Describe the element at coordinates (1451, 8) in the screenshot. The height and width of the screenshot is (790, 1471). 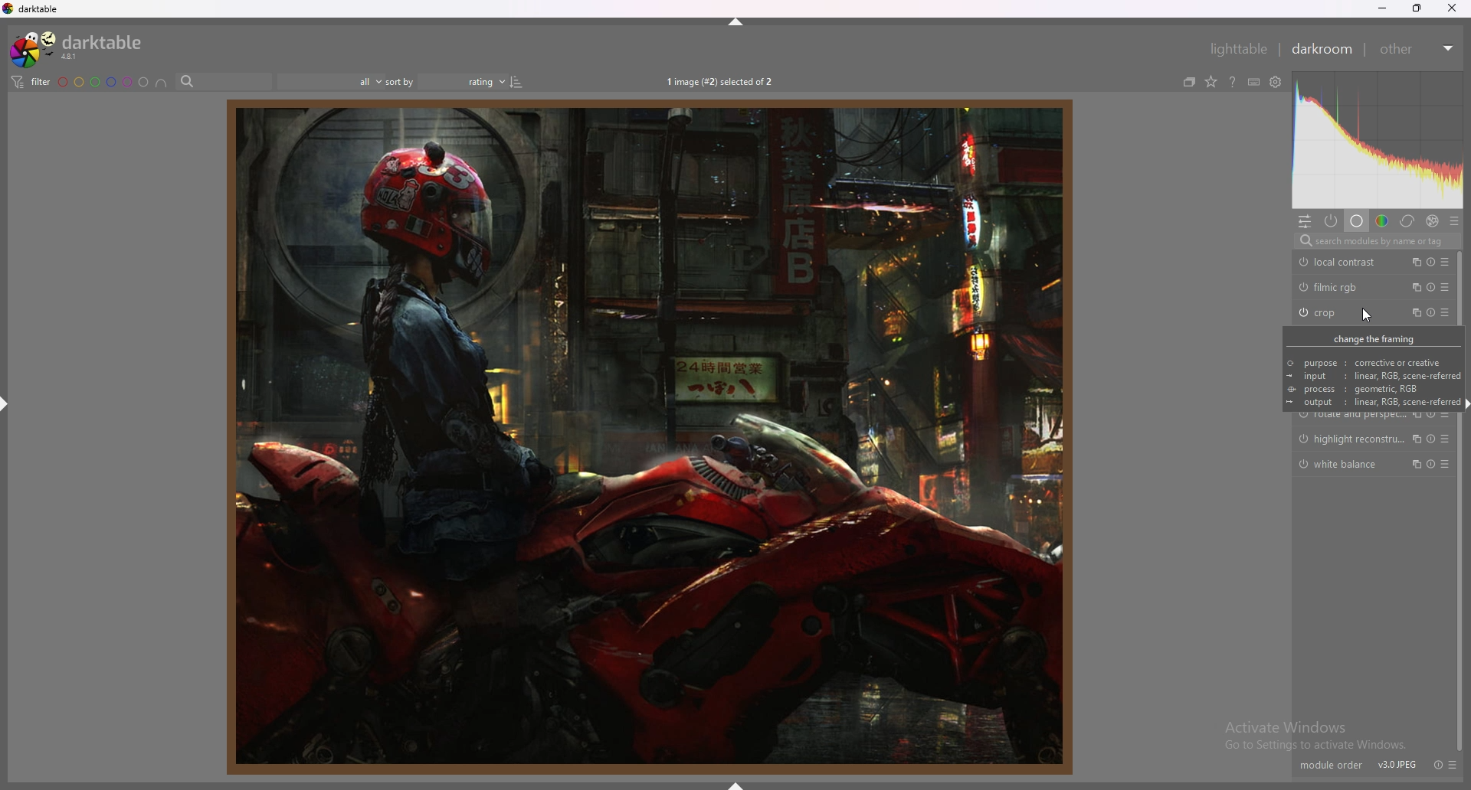
I see `close` at that location.